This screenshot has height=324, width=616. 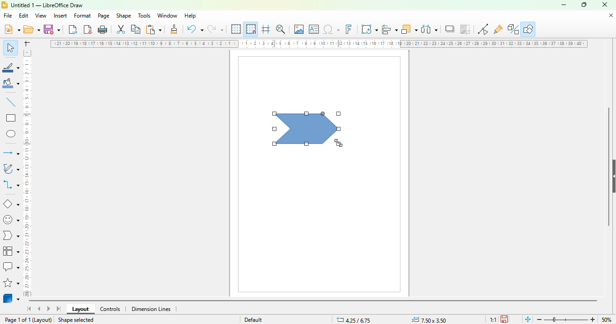 I want to click on vertical scroll bar, so click(x=609, y=167).